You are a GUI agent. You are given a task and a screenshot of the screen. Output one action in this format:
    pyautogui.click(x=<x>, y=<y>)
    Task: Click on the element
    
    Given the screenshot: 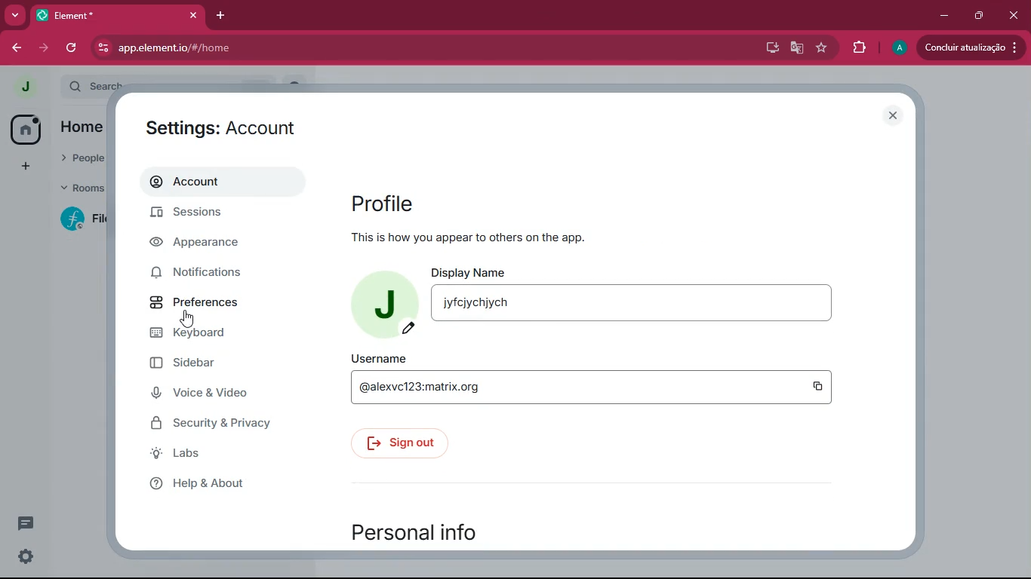 What is the action you would take?
    pyautogui.click(x=120, y=15)
    